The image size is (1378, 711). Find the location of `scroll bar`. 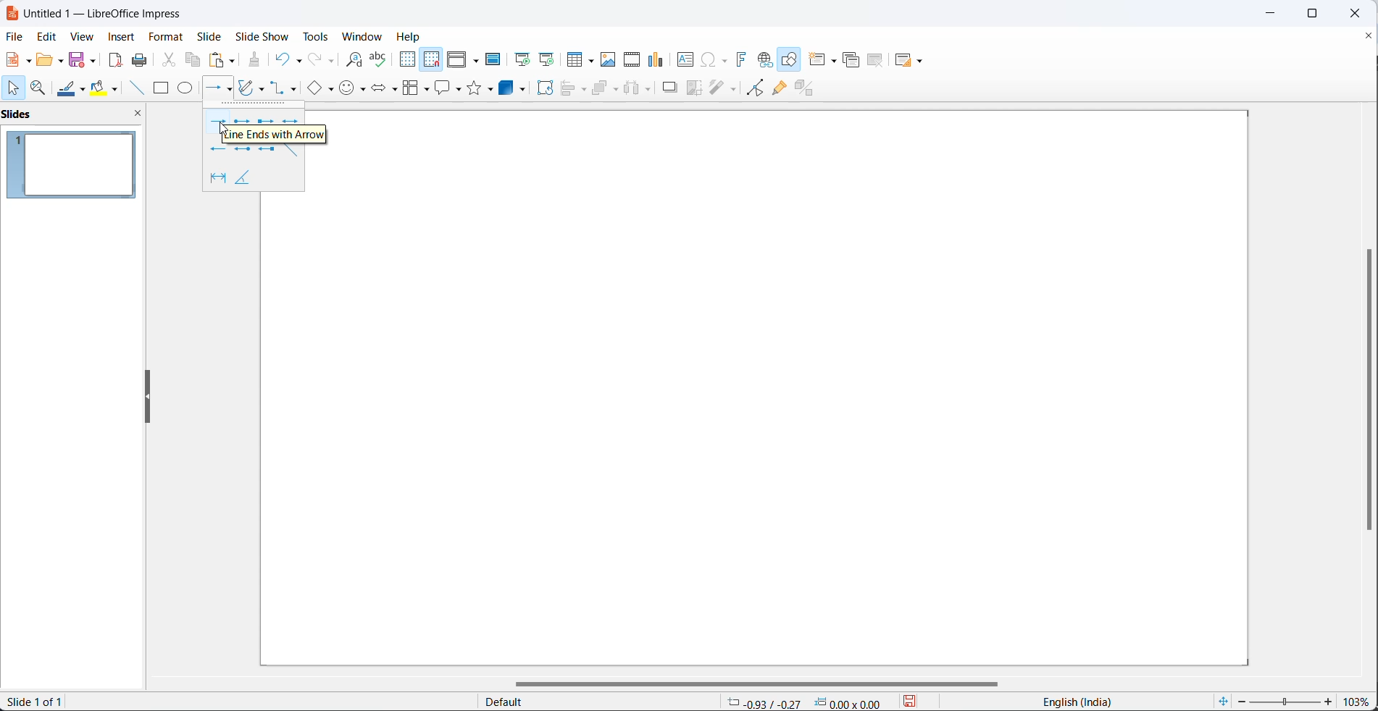

scroll bar is located at coordinates (1364, 390).